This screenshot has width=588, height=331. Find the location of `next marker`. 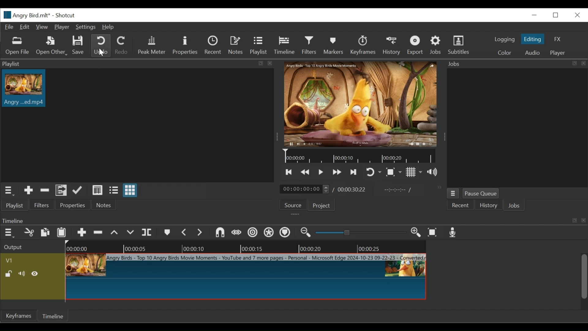

next marker is located at coordinates (200, 232).